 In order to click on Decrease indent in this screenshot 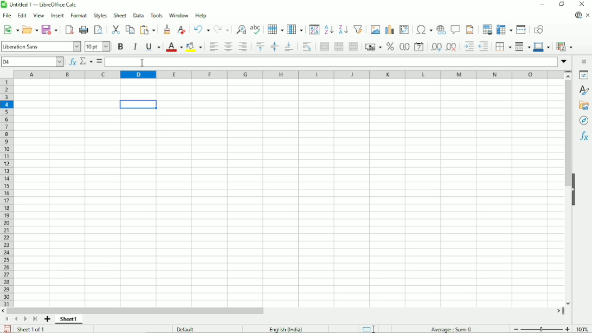, I will do `click(484, 47)`.